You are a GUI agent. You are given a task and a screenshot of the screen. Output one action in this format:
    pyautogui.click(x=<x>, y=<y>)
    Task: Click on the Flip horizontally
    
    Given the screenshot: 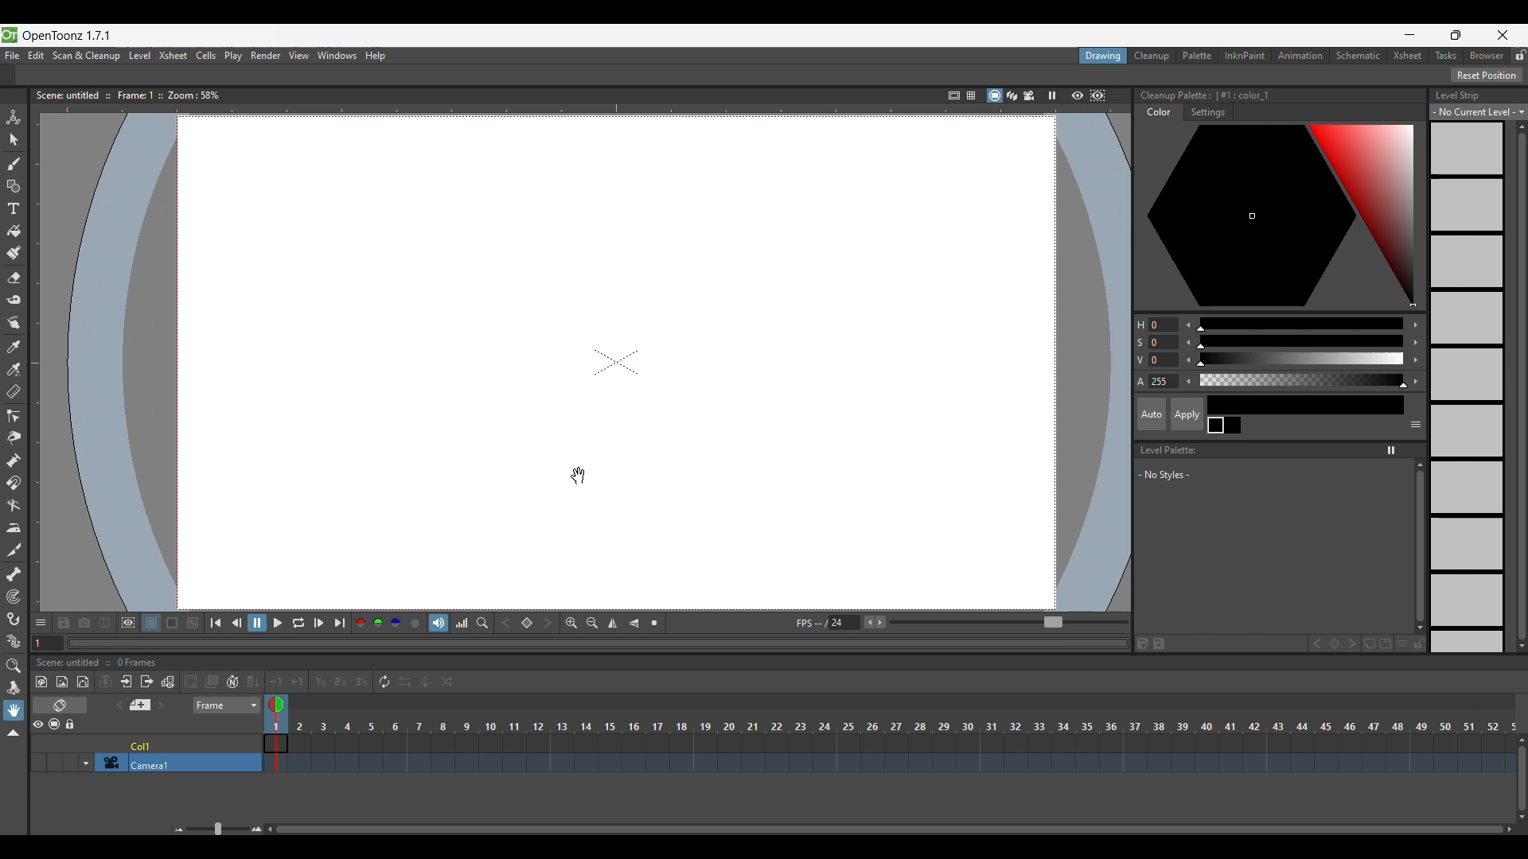 What is the action you would take?
    pyautogui.click(x=614, y=623)
    